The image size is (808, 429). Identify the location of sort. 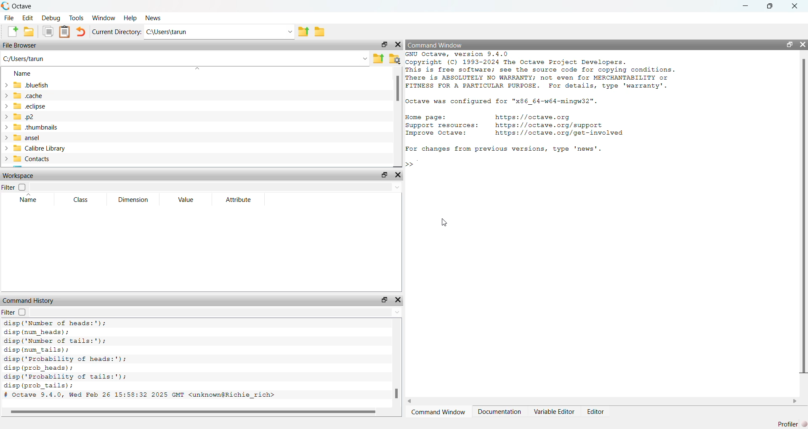
(197, 68).